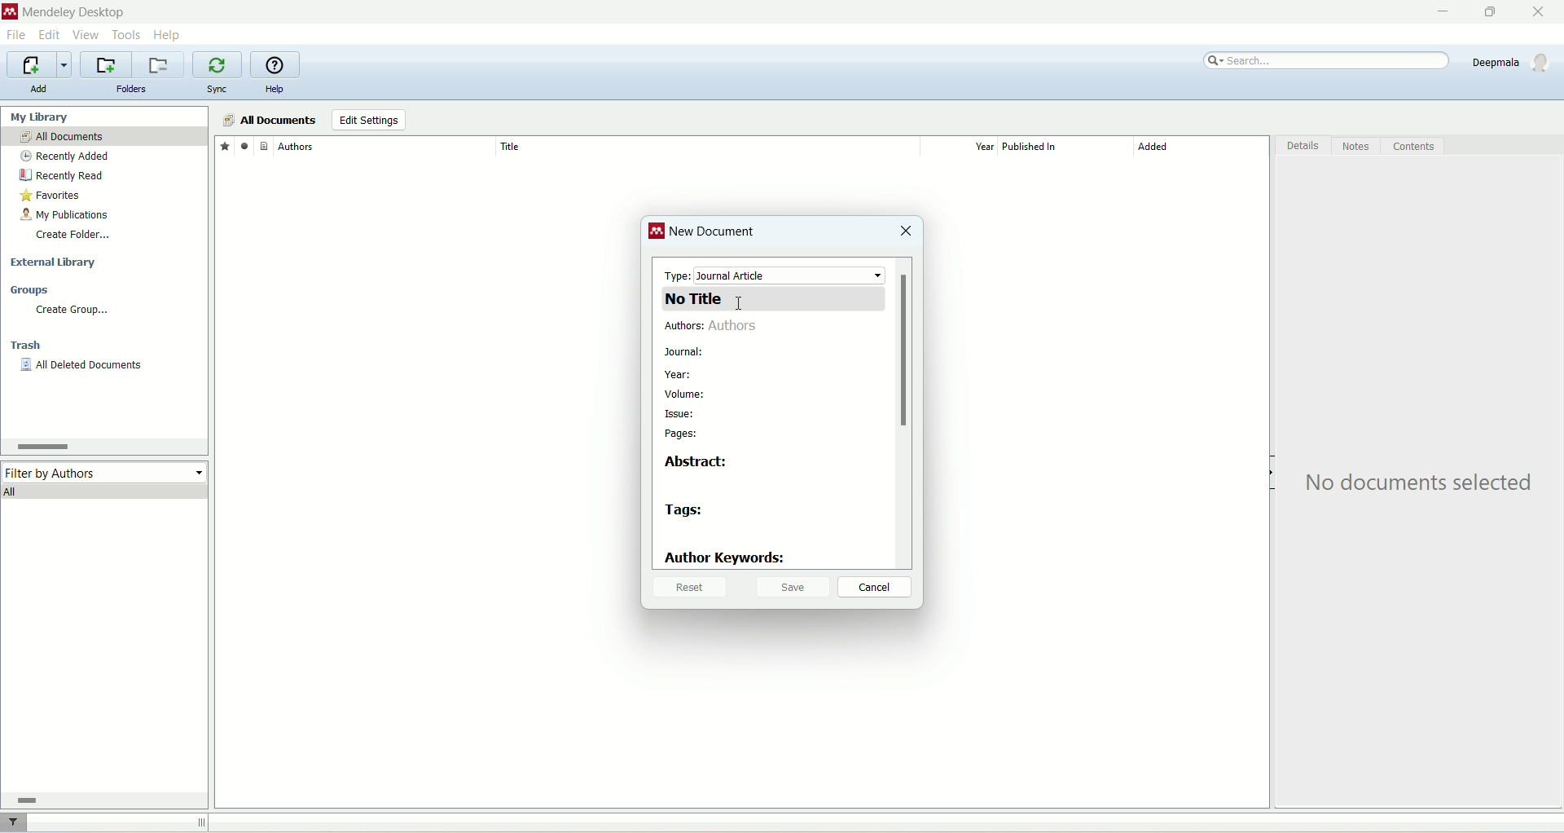 Image resolution: width=1564 pixels, height=833 pixels. What do you see at coordinates (56, 263) in the screenshot?
I see `external library` at bounding box center [56, 263].